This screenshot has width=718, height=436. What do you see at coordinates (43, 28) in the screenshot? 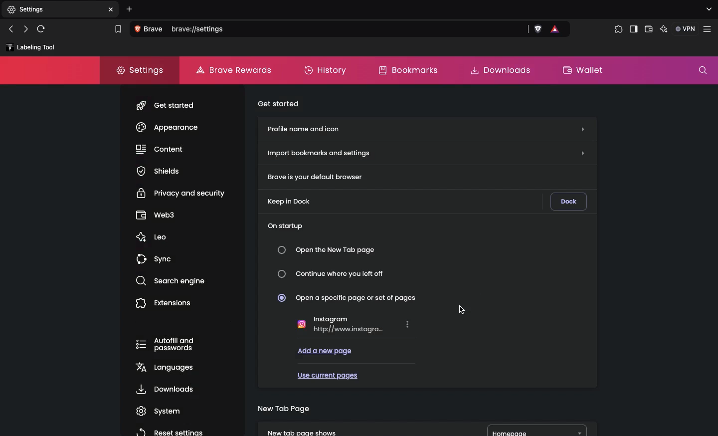
I see `Reload this page` at bounding box center [43, 28].